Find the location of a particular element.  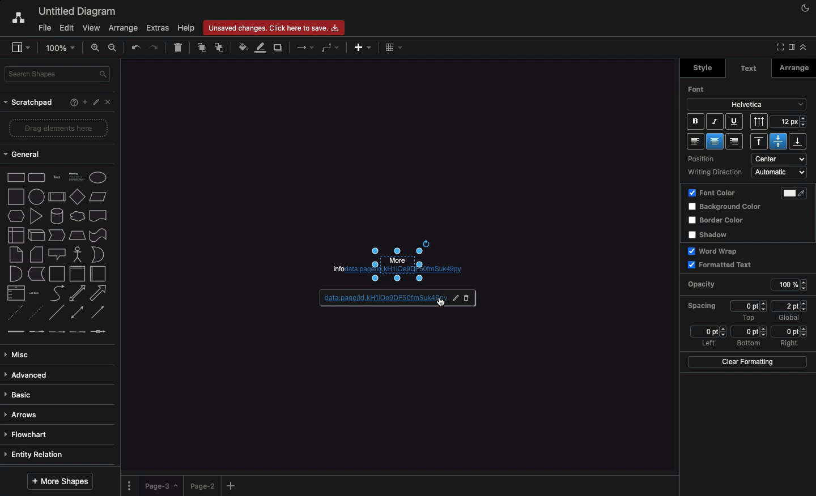

note is located at coordinates (16, 255).